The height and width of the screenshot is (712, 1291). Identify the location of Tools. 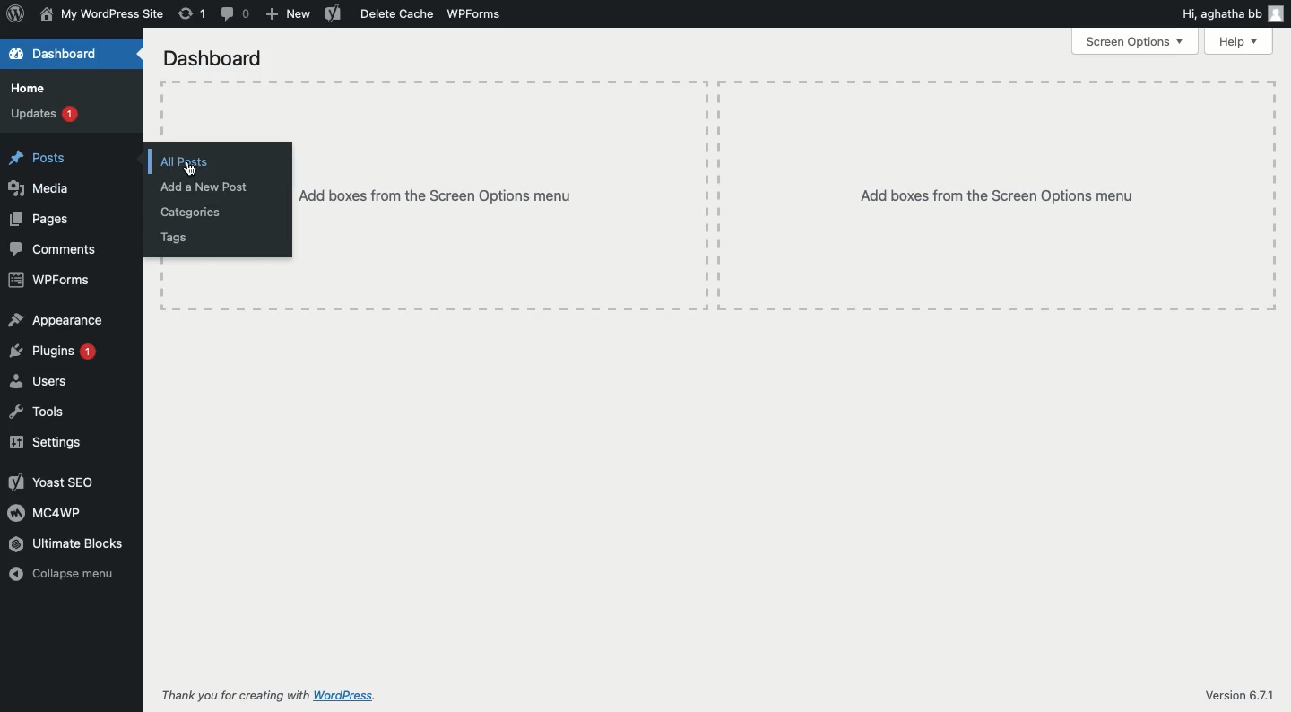
(54, 412).